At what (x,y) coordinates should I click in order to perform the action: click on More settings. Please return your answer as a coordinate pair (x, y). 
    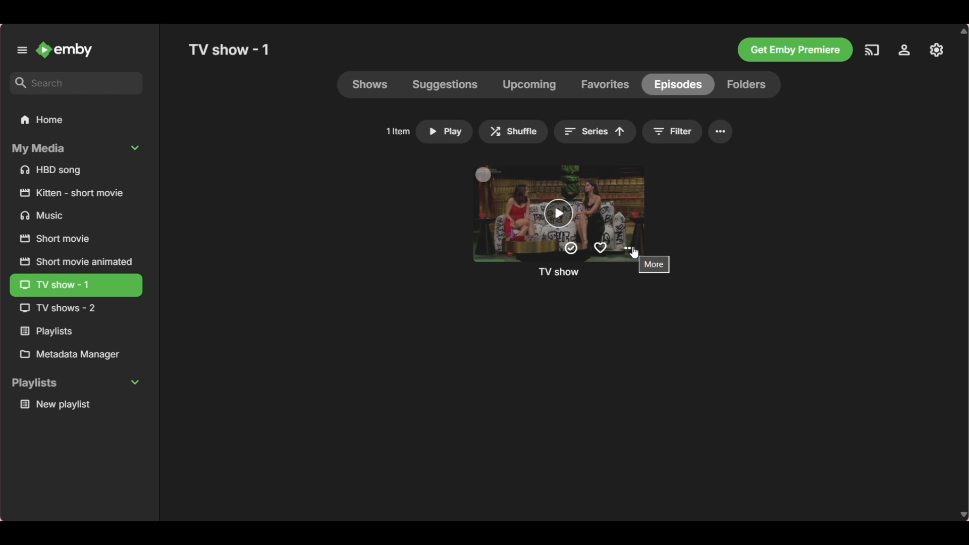
    Looking at the image, I should click on (721, 132).